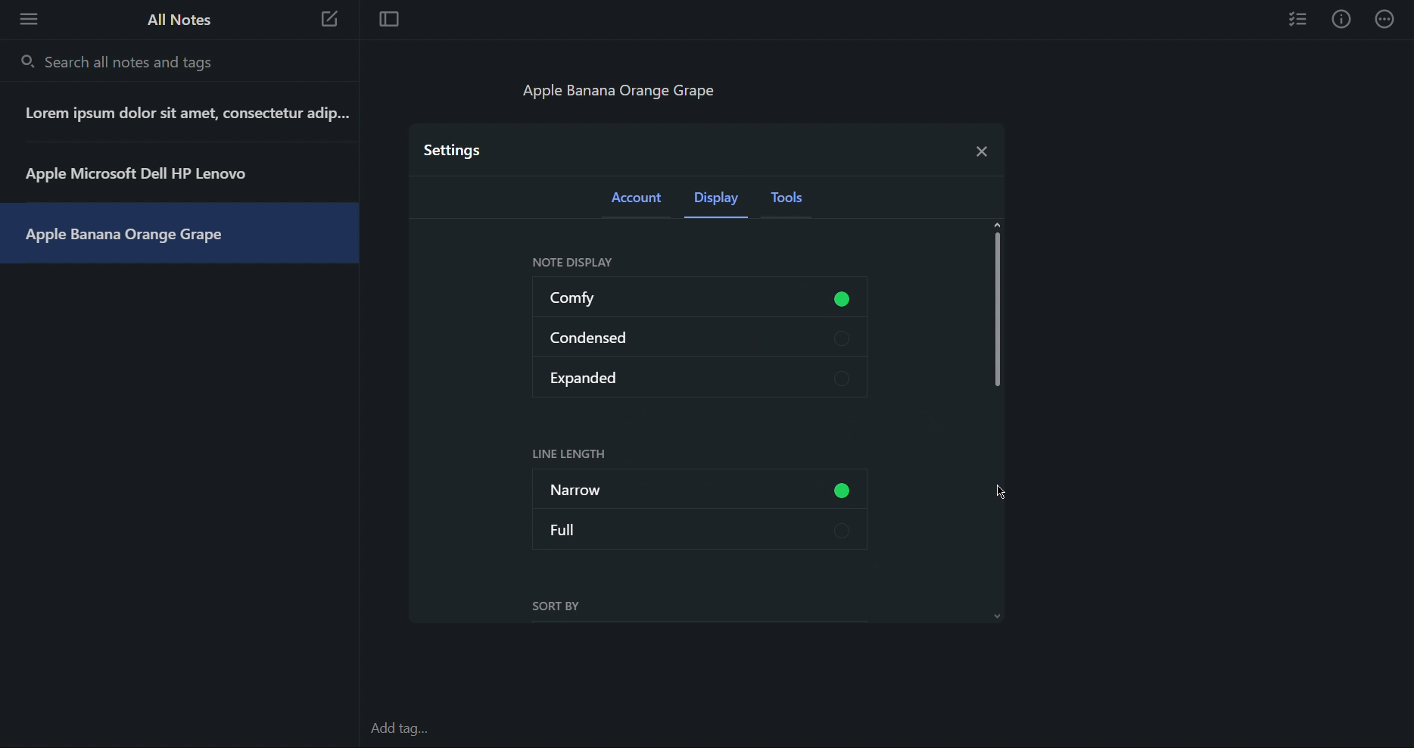 Image resolution: width=1414 pixels, height=748 pixels. I want to click on Cursor, so click(1004, 489).